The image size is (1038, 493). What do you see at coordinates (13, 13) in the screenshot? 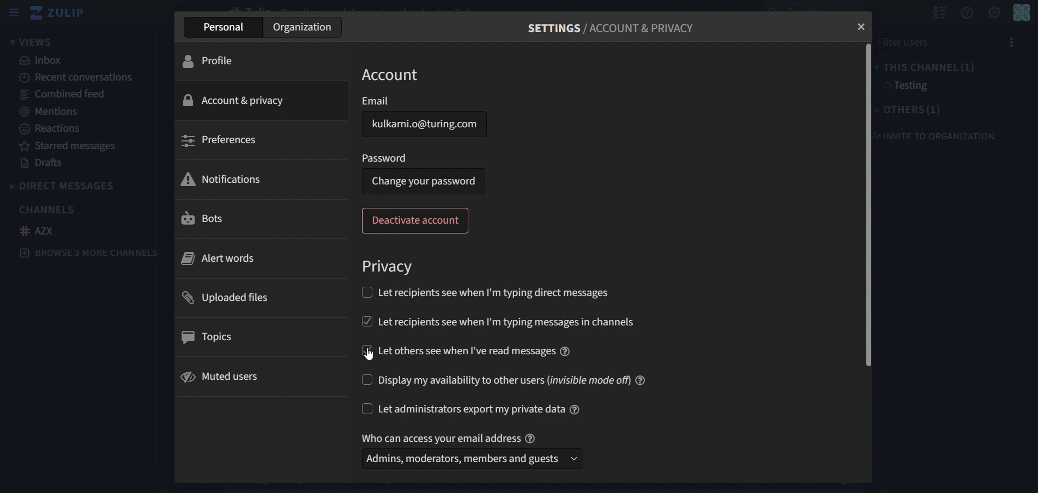
I see `side bar` at bounding box center [13, 13].